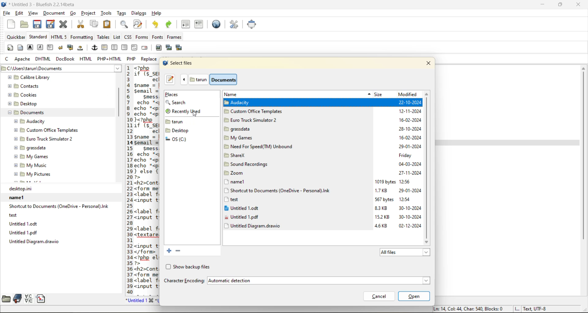 The width and height of the screenshot is (588, 313). What do you see at coordinates (172, 95) in the screenshot?
I see `places` at bounding box center [172, 95].